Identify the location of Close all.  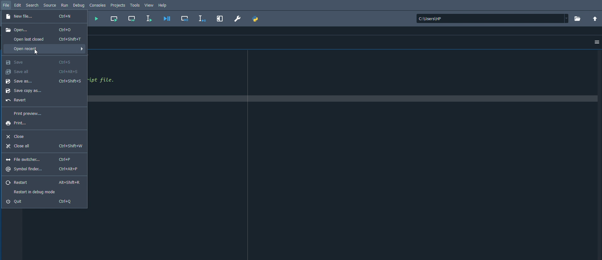
(44, 147).